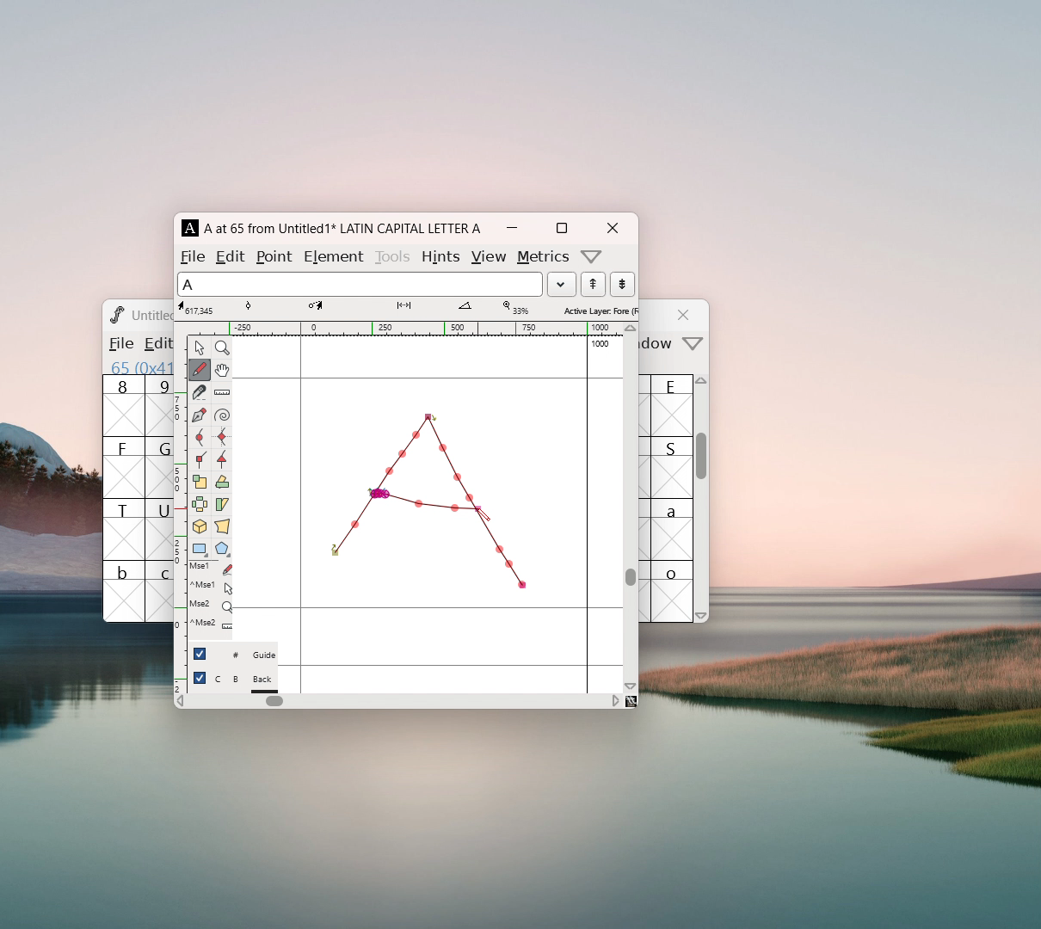  I want to click on cut splines in two, so click(200, 394).